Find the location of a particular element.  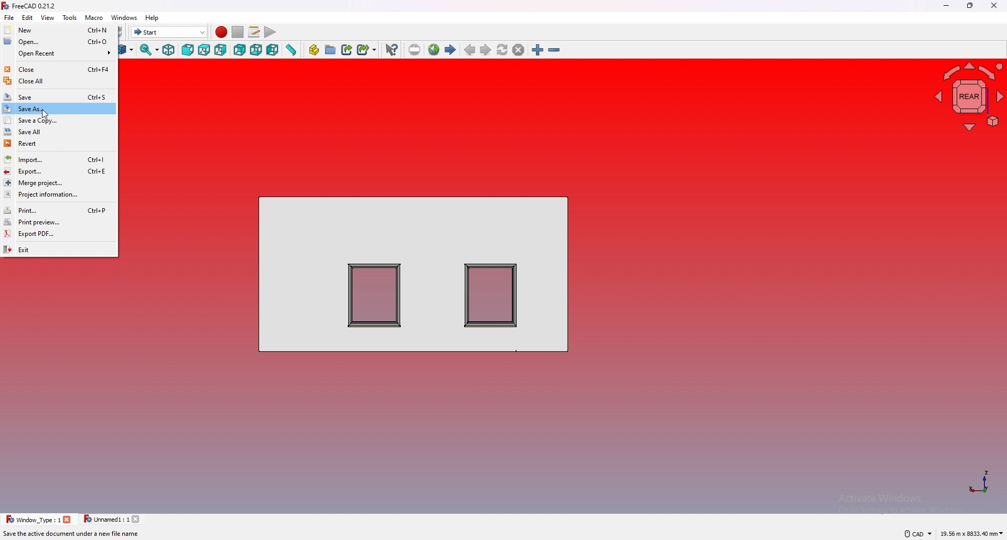

create part is located at coordinates (314, 50).